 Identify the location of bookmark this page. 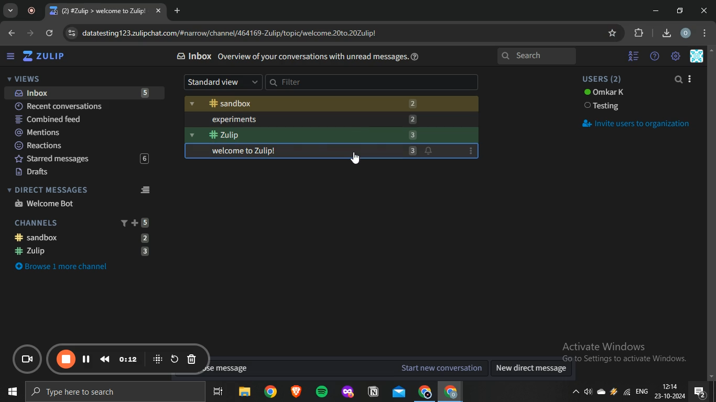
(613, 33).